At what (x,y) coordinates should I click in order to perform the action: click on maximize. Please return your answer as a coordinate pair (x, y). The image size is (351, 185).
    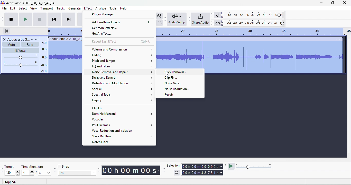
    Looking at the image, I should click on (332, 3).